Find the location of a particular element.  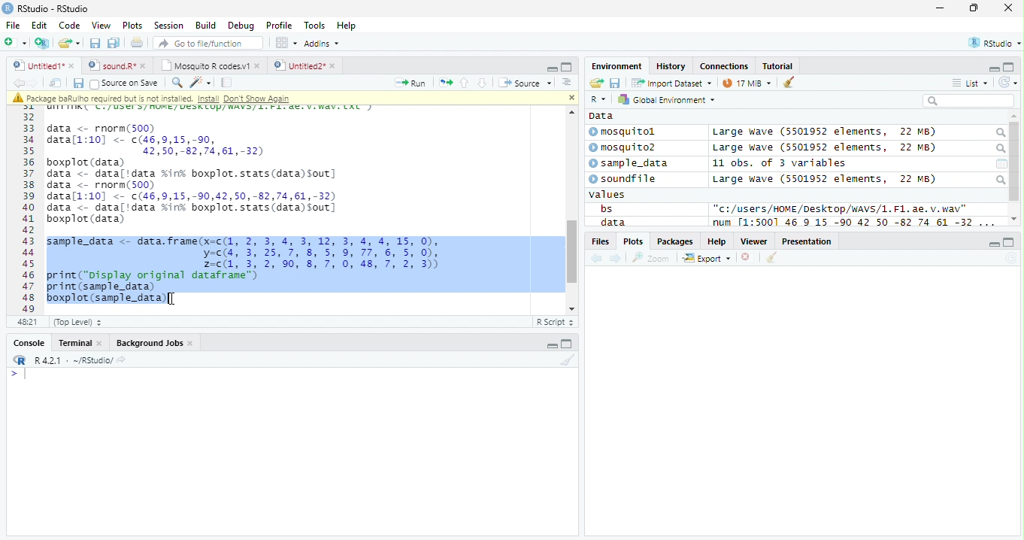

Go to next session is located at coordinates (483, 83).